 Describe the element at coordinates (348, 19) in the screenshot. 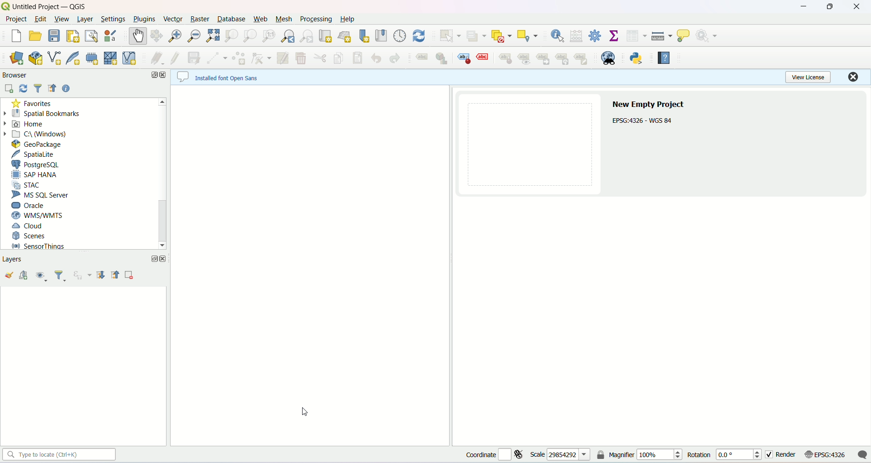

I see `help` at that location.